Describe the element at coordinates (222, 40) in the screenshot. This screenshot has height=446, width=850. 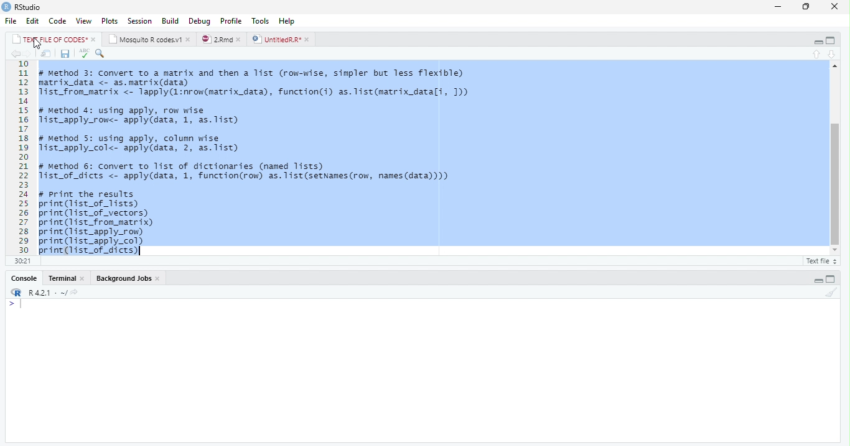
I see `2.Rmd` at that location.